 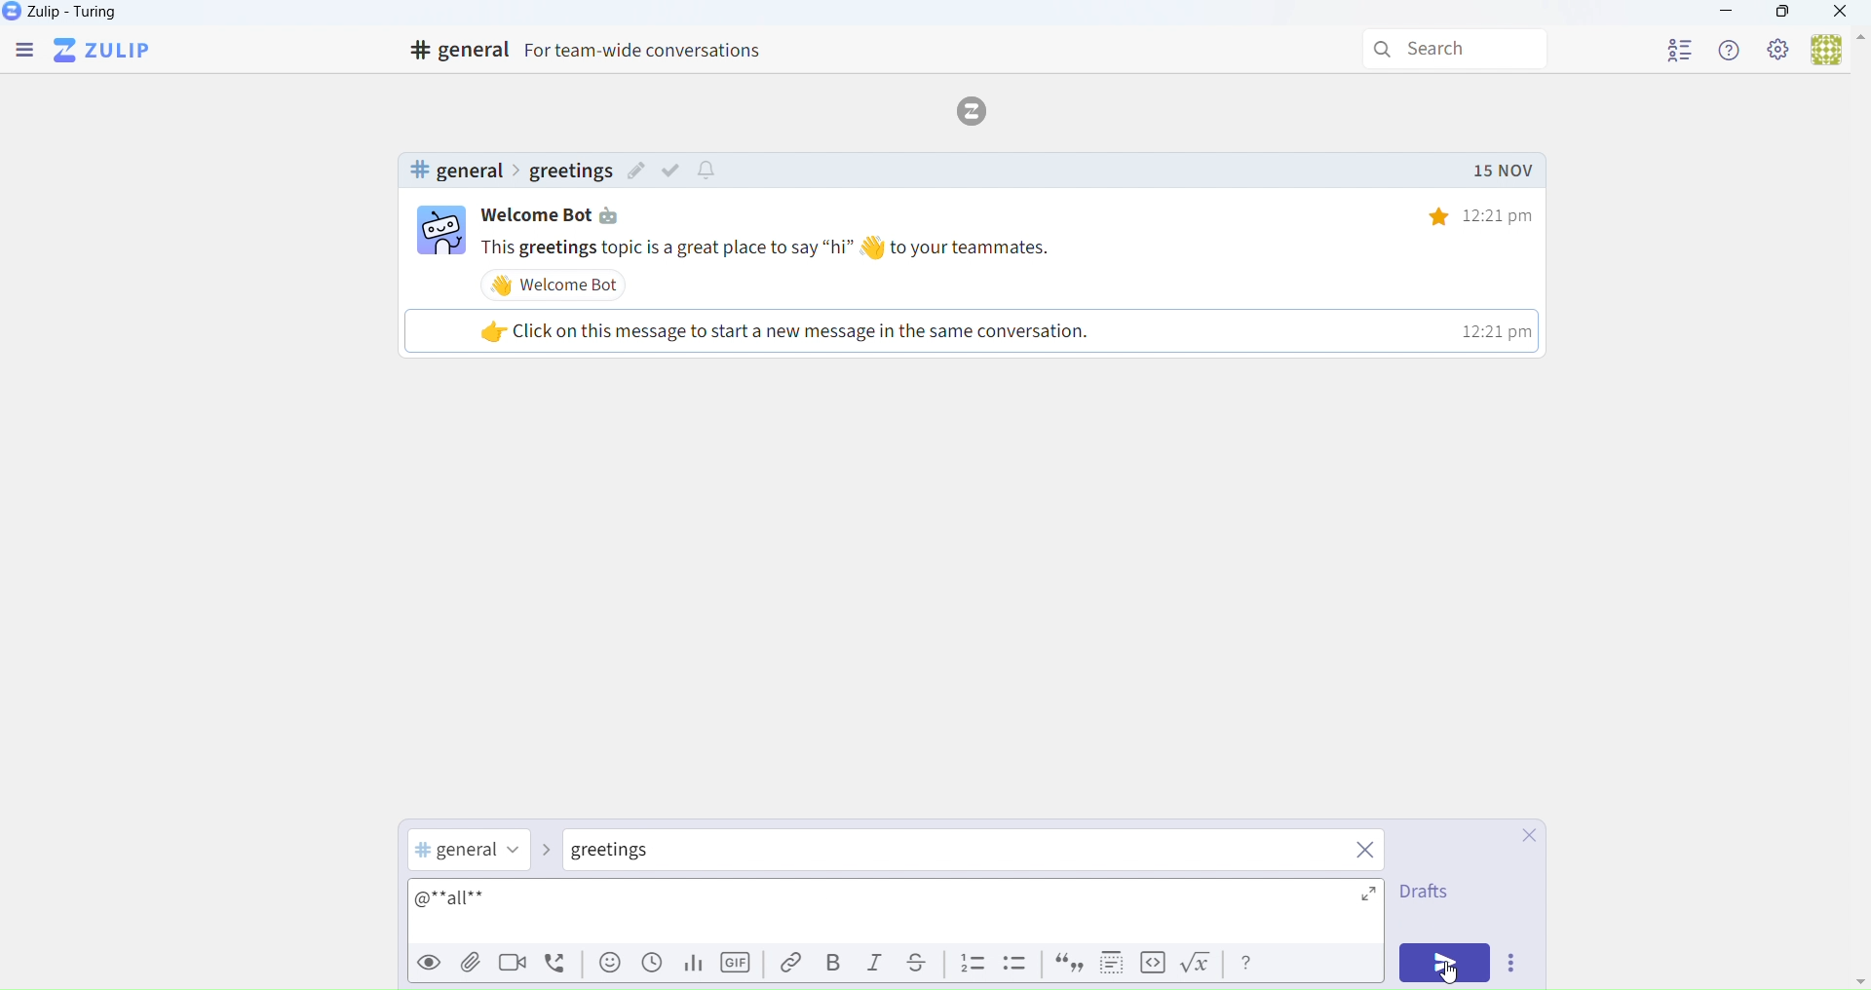 What do you see at coordinates (106, 51) in the screenshot?
I see `Zulip logo` at bounding box center [106, 51].